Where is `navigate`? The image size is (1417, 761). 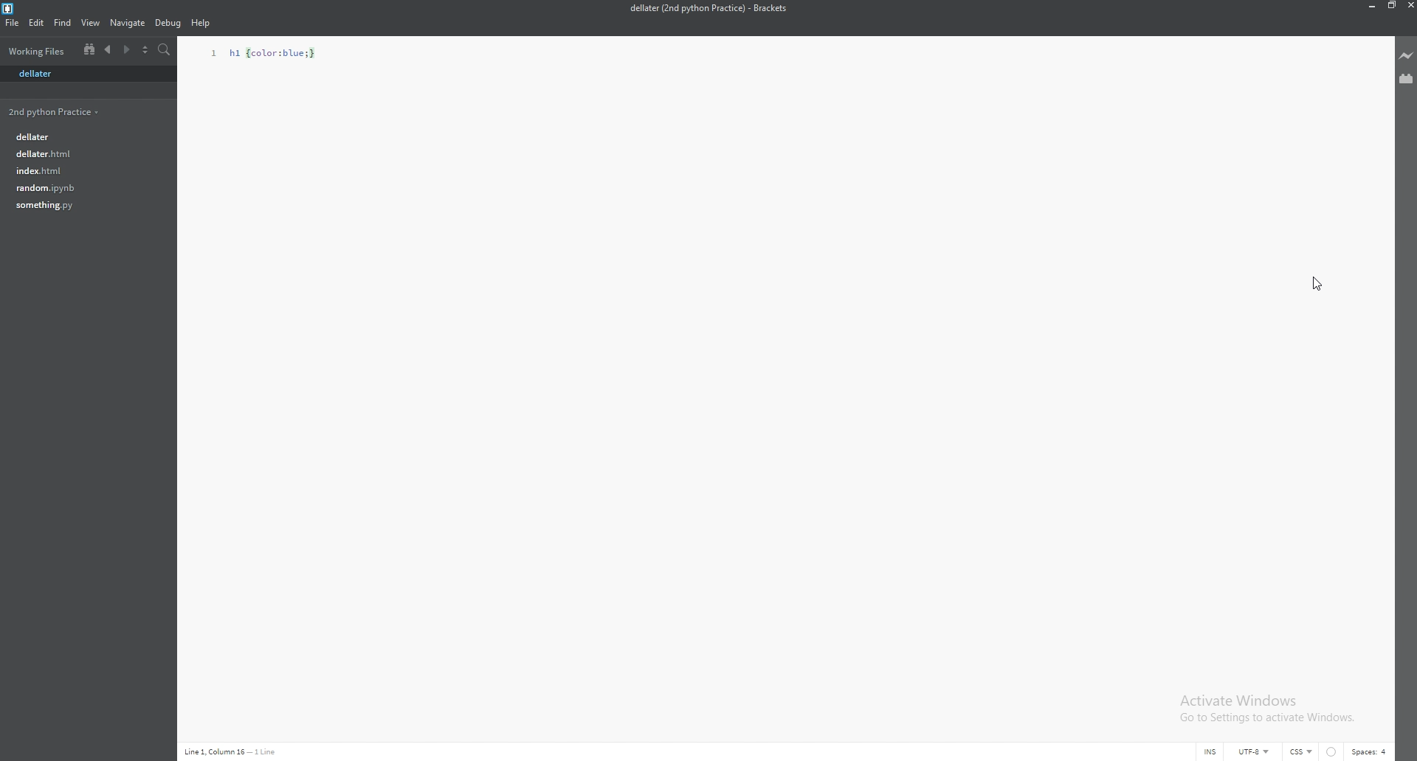
navigate is located at coordinates (128, 24).